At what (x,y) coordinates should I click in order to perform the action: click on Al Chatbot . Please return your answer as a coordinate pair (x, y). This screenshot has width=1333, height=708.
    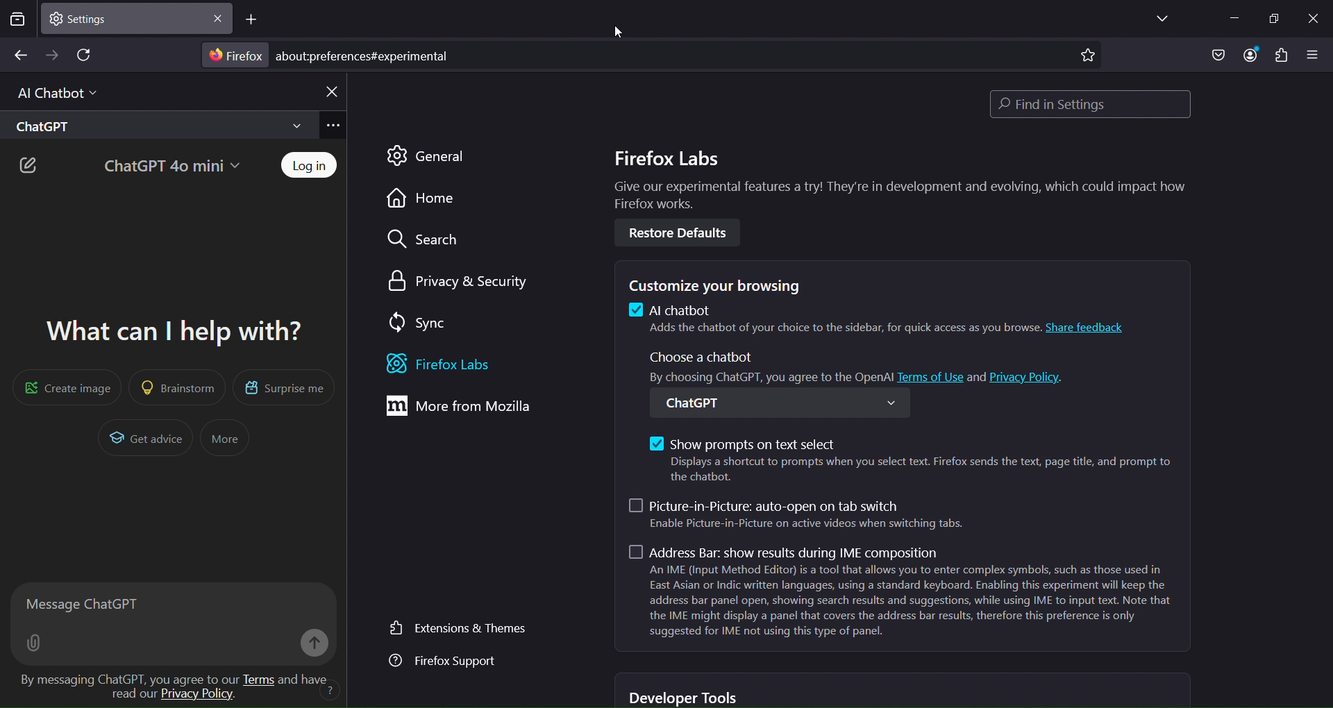
    Looking at the image, I should click on (51, 91).